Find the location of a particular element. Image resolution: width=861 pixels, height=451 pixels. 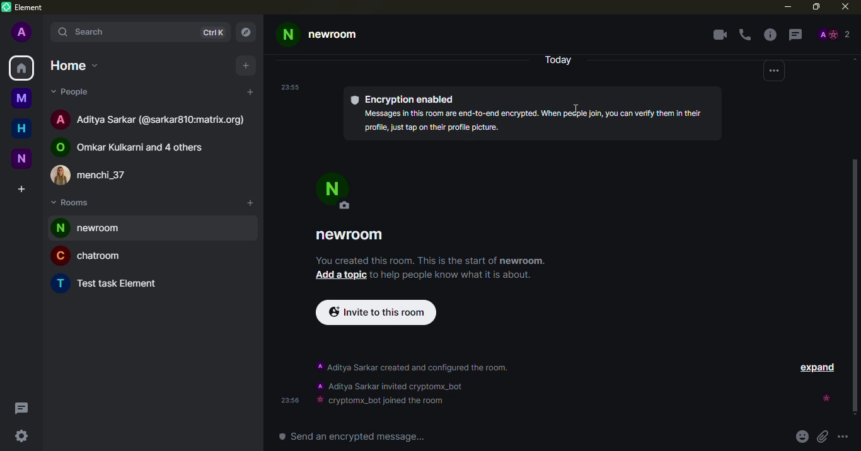

profile picture is located at coordinates (337, 192).